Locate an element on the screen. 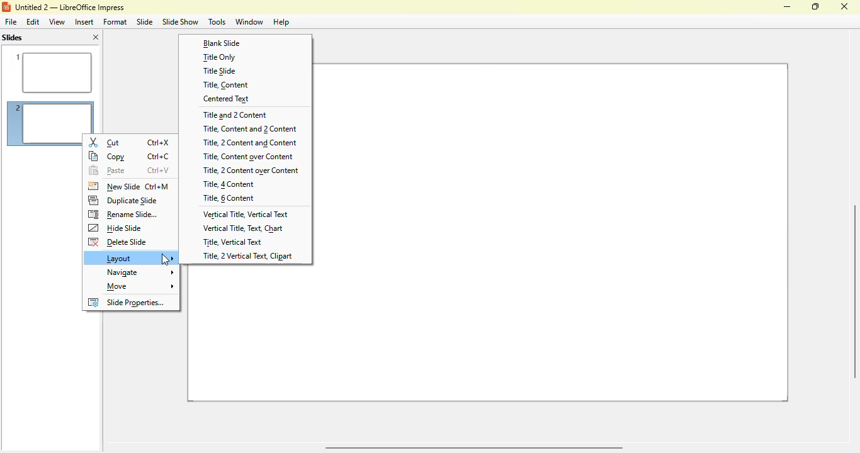 The width and height of the screenshot is (860, 453). title only is located at coordinates (220, 58).